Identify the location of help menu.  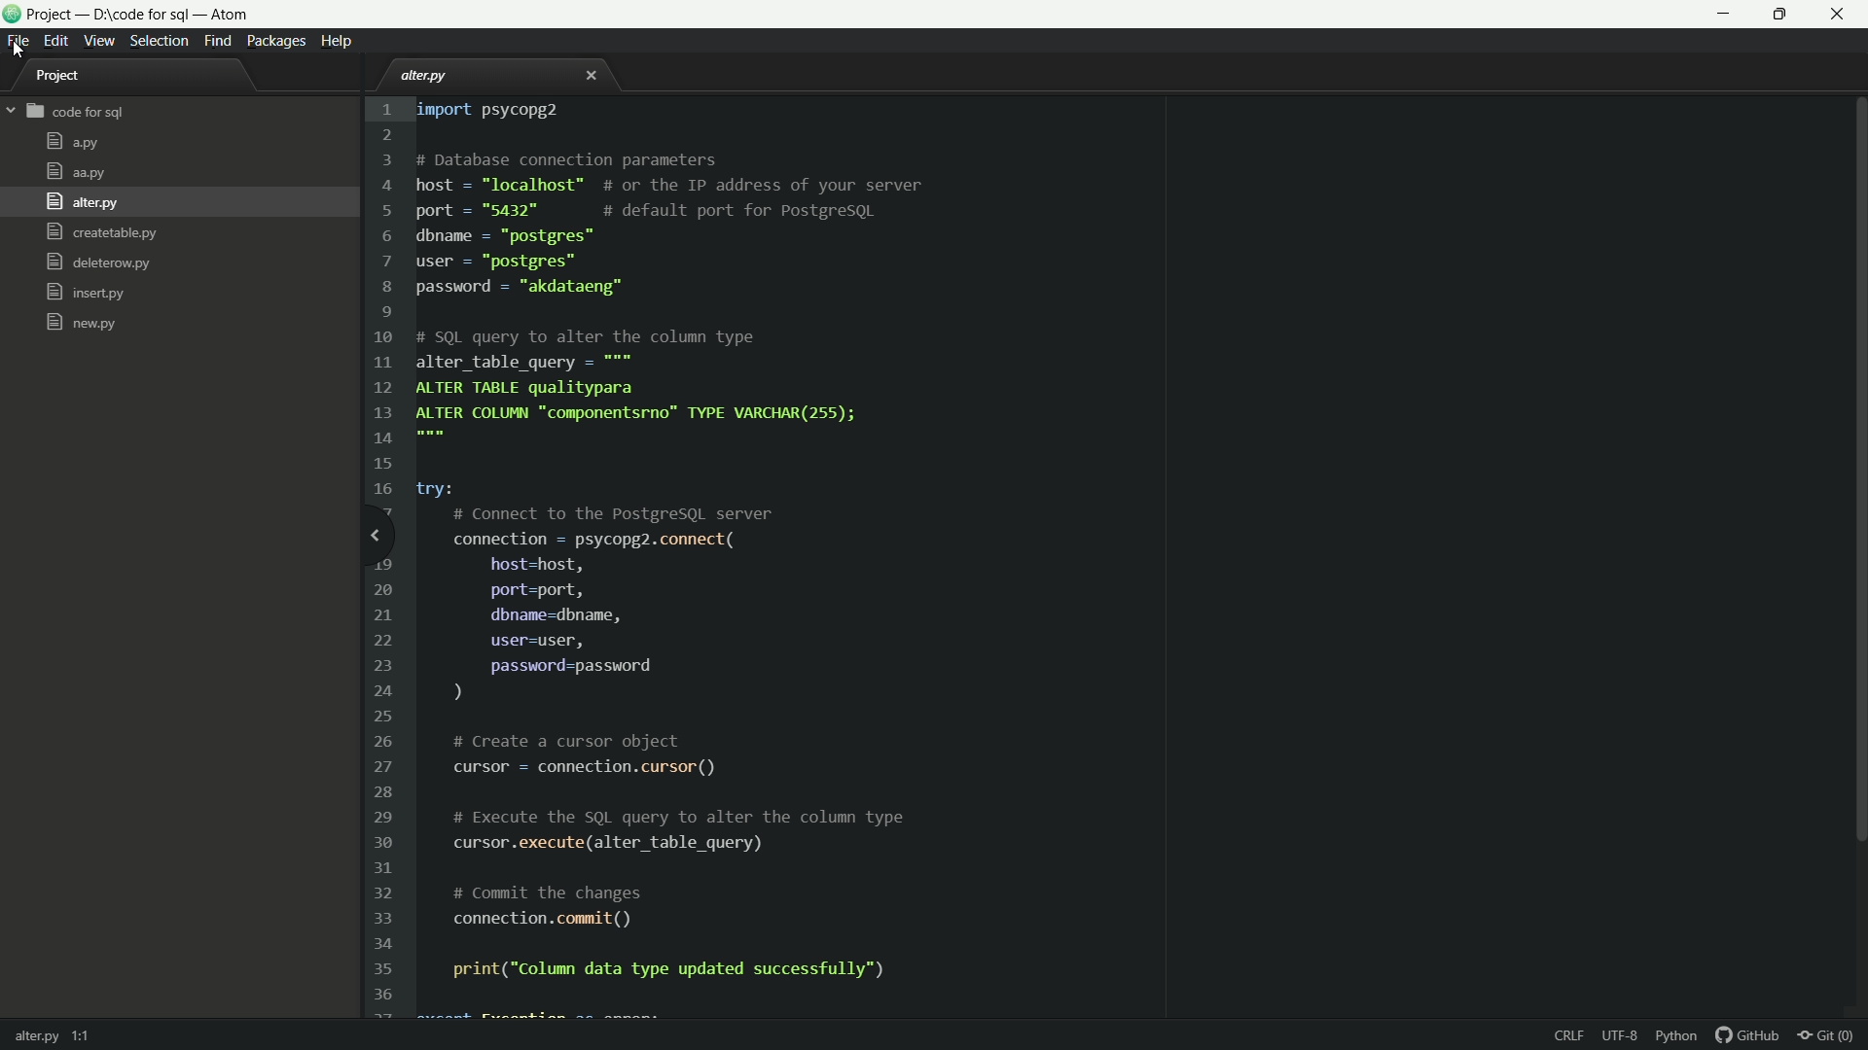
(341, 41).